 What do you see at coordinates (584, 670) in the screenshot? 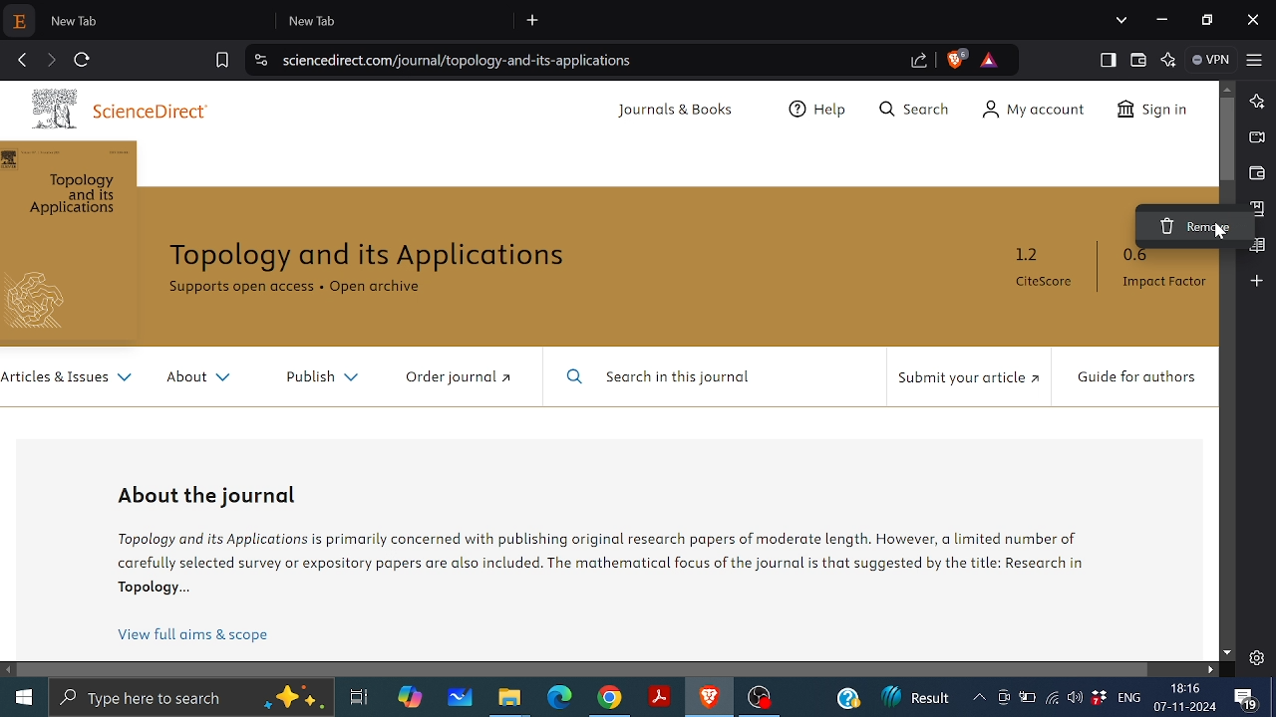
I see `horizontal scrollbar` at bounding box center [584, 670].